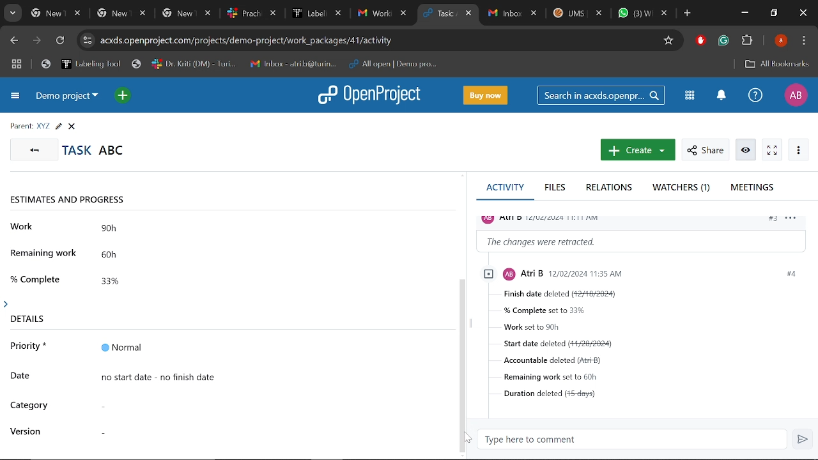 The height and width of the screenshot is (460, 818). I want to click on Unwatch work package, so click(747, 150).